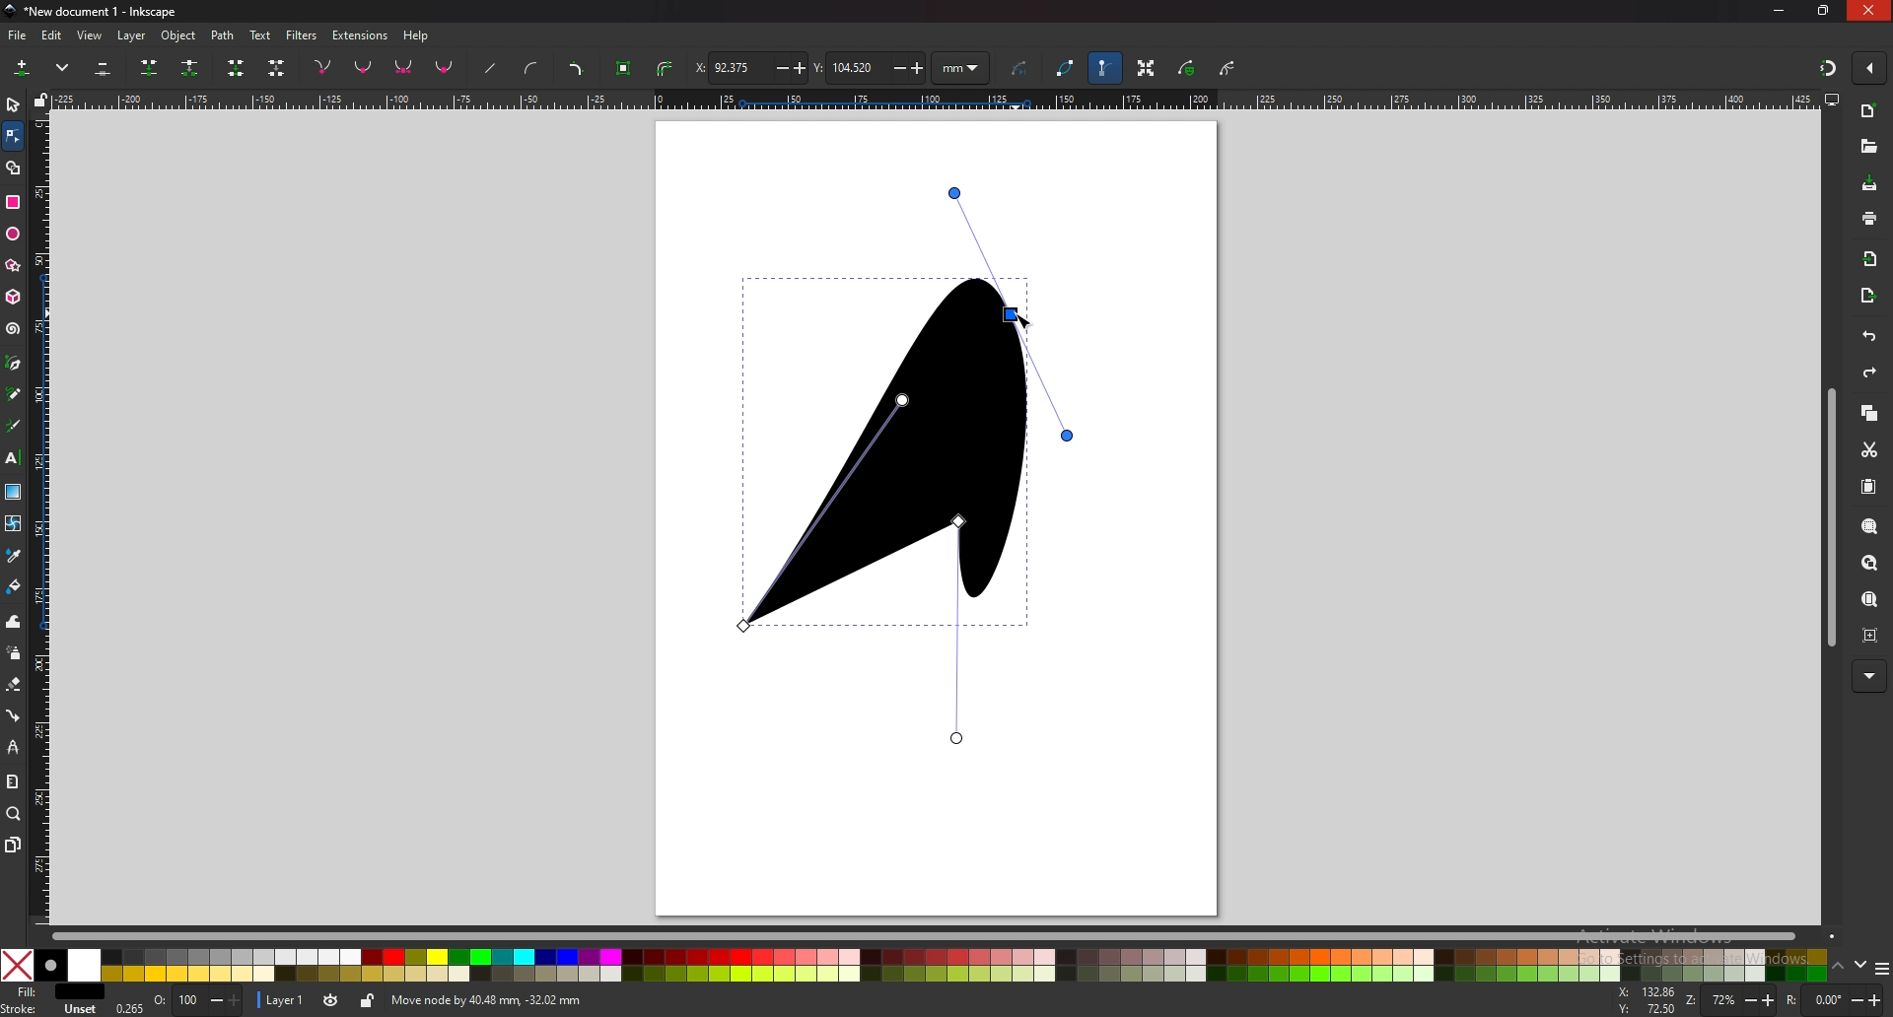 This screenshot has height=1017, width=1893. Describe the element at coordinates (1869, 373) in the screenshot. I see `redo` at that location.